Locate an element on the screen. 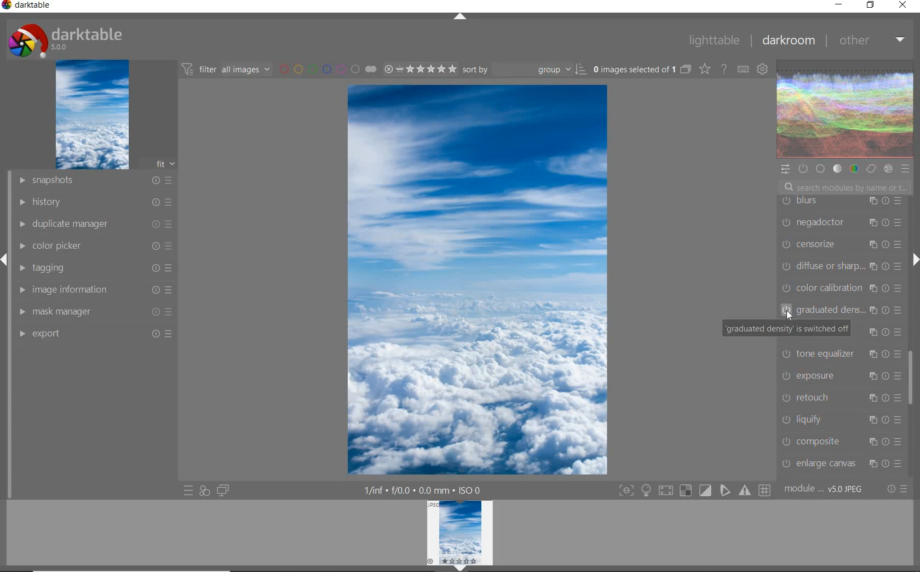 The image size is (920, 572). TONE is located at coordinates (837, 170).